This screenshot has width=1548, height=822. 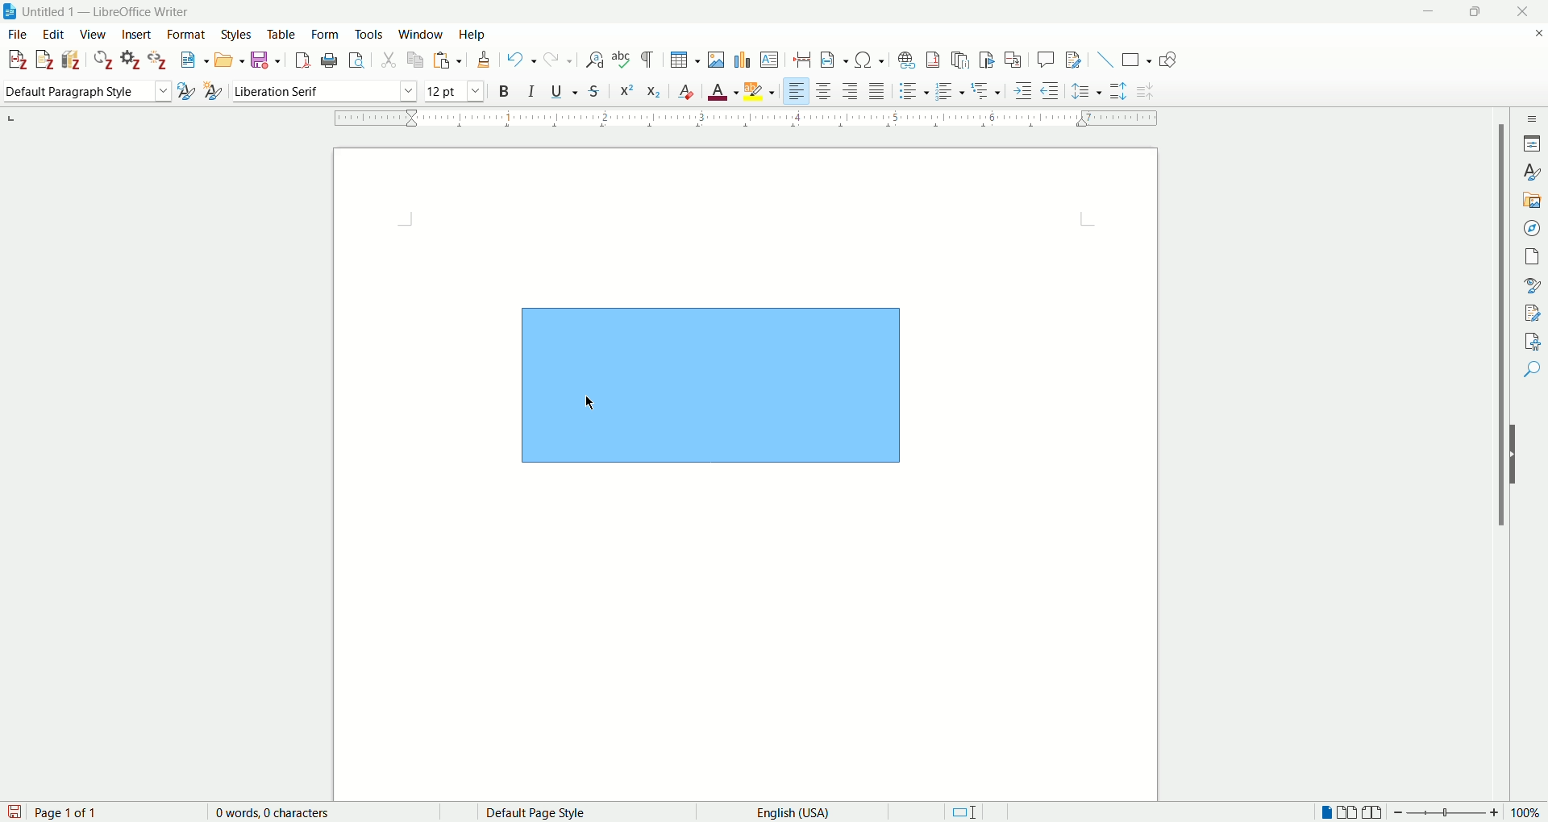 I want to click on italic, so click(x=533, y=91).